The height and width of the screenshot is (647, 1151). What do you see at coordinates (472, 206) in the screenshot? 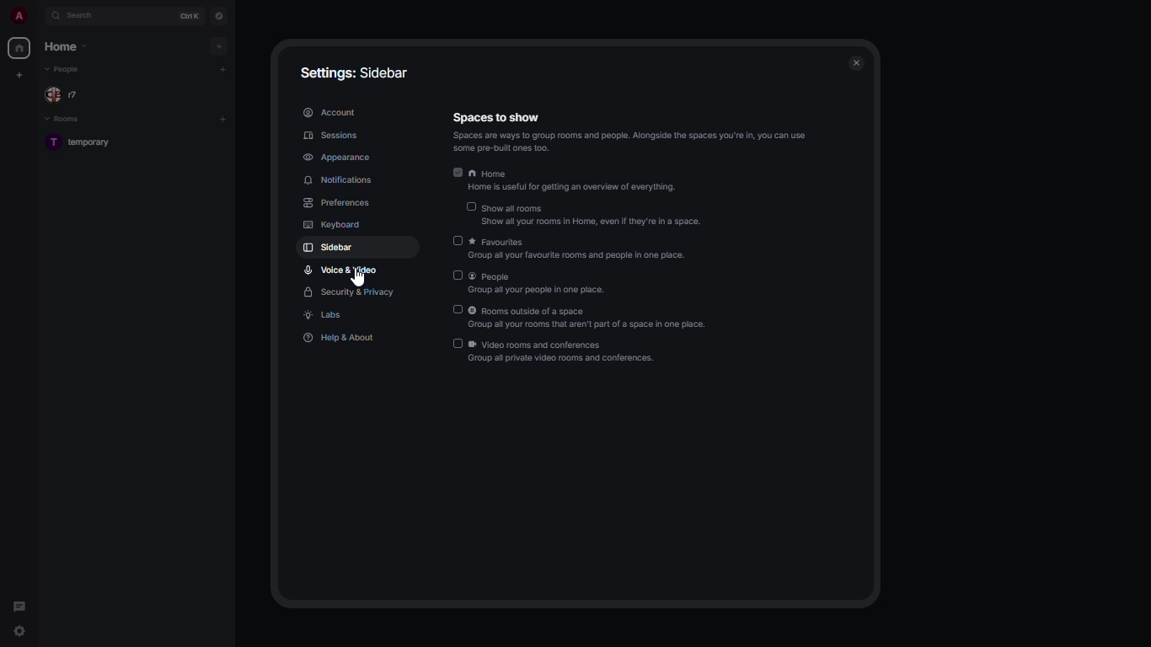
I see `disabled` at bounding box center [472, 206].